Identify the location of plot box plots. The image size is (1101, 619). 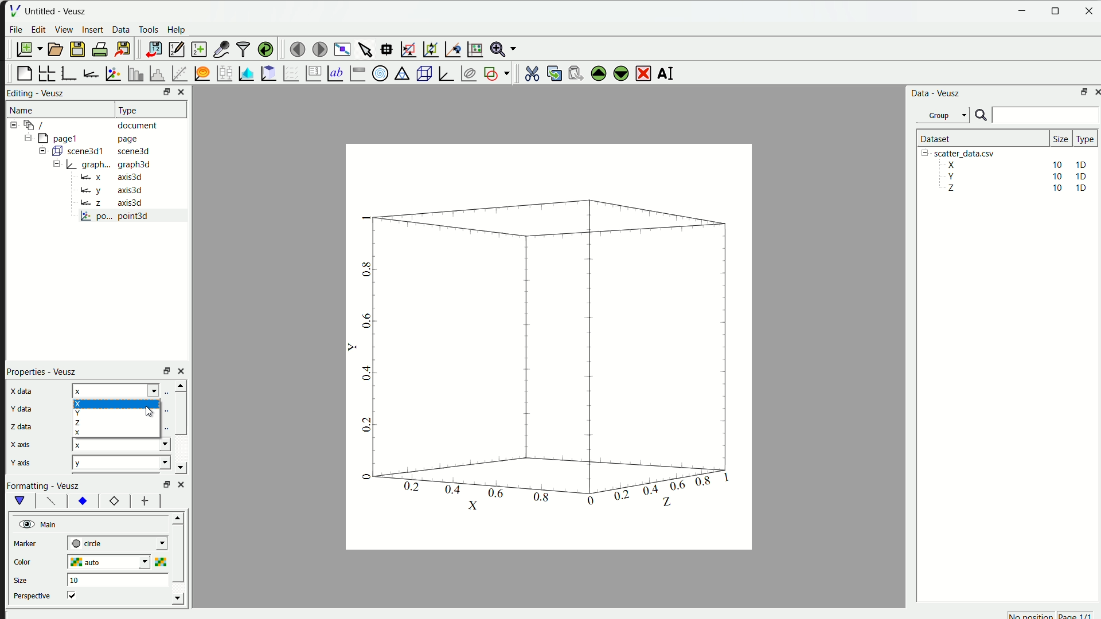
(221, 74).